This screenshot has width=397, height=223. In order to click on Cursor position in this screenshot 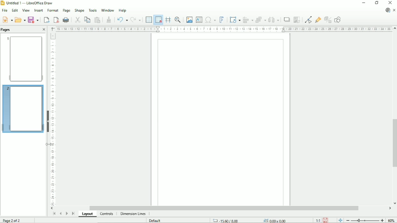, I will do `click(251, 220)`.